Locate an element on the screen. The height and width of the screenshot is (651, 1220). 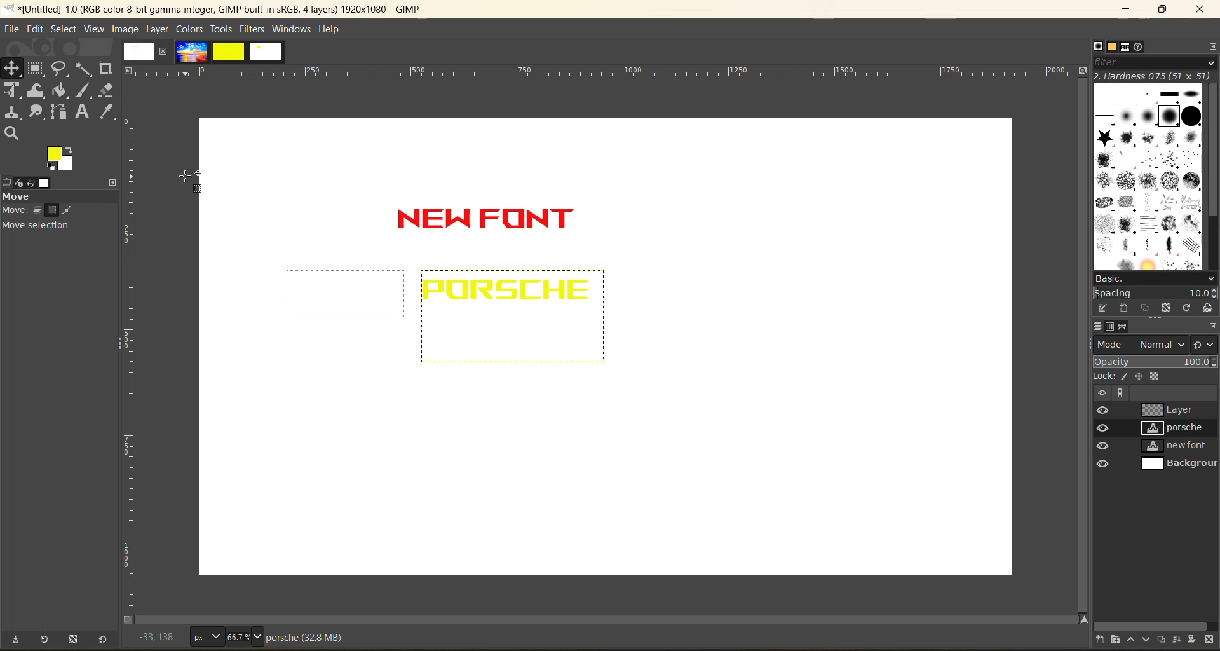
66.7% is located at coordinates (245, 637).